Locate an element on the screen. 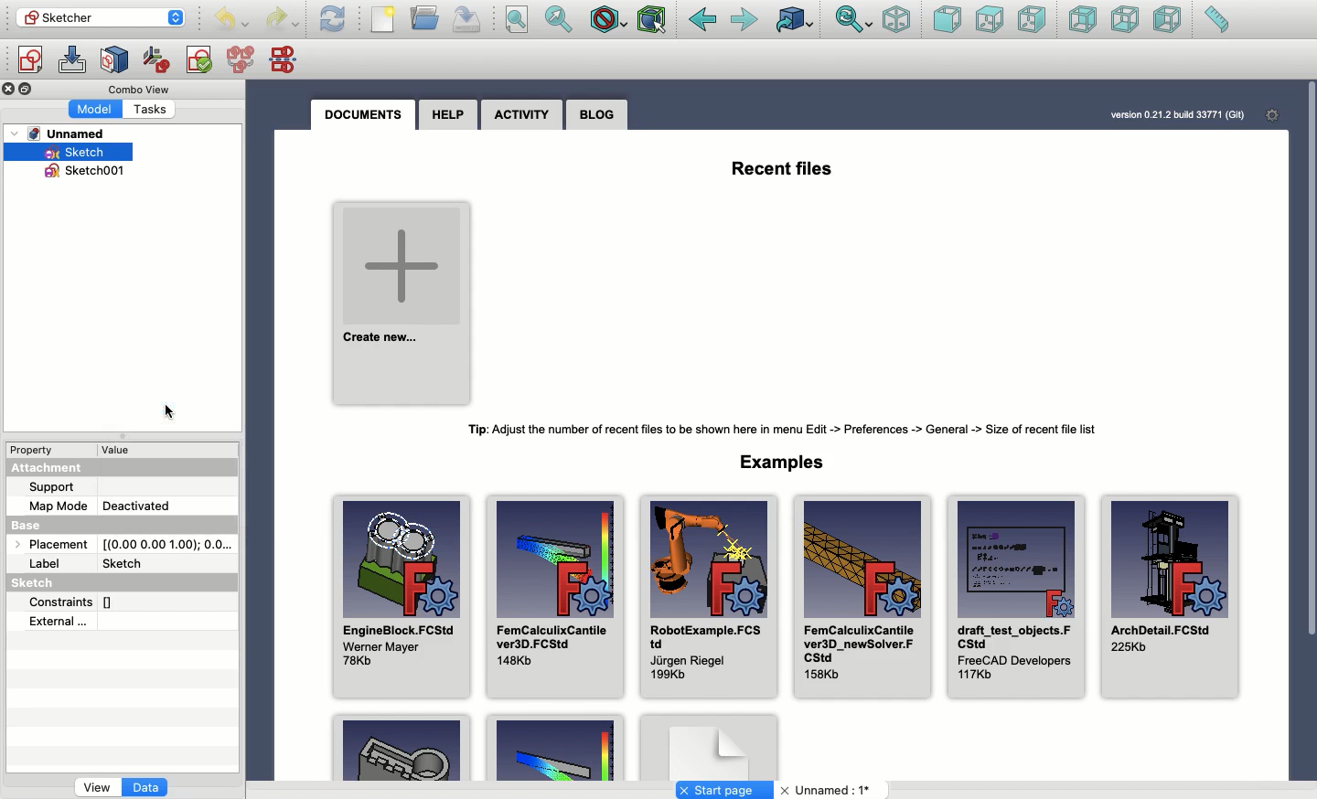 Image resolution: width=1317 pixels, height=799 pixels. Value is located at coordinates (124, 450).